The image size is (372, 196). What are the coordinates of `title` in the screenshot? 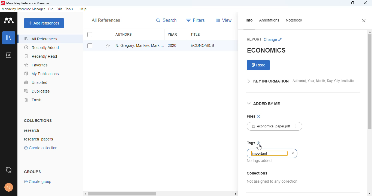 It's located at (195, 35).